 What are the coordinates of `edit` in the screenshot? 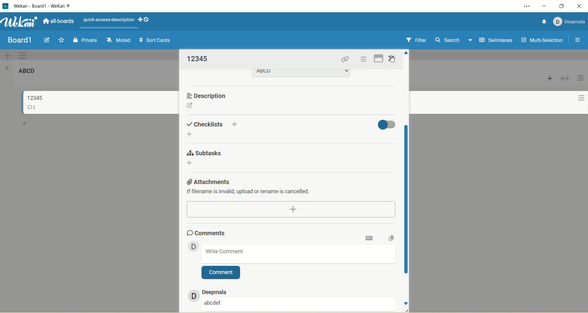 It's located at (47, 40).